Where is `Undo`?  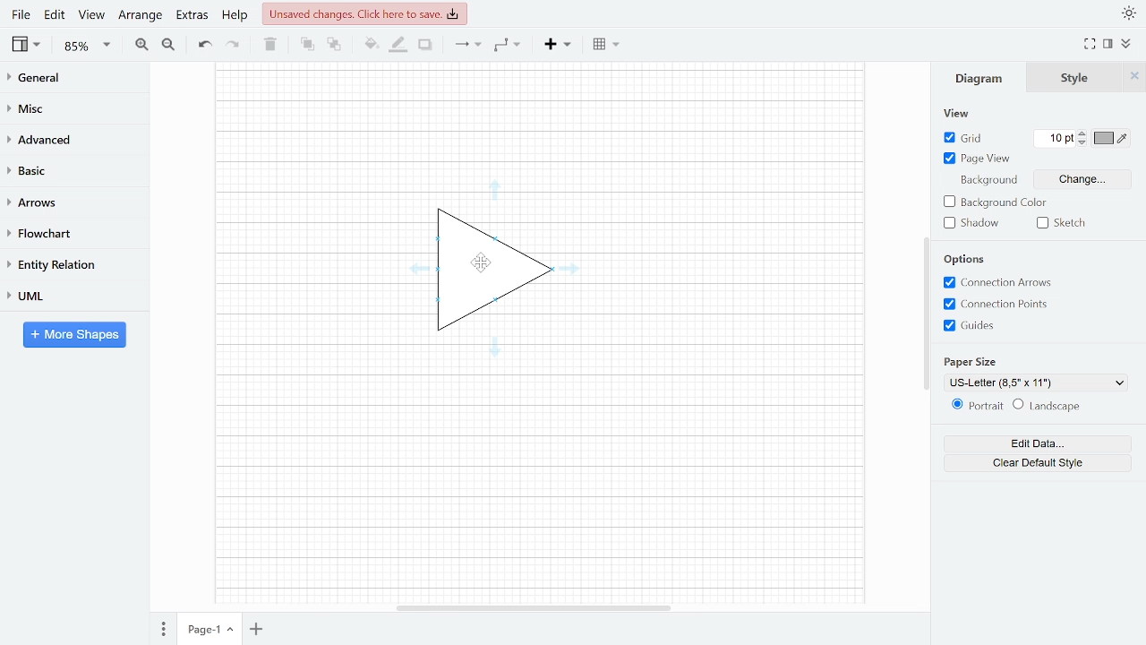 Undo is located at coordinates (204, 45).